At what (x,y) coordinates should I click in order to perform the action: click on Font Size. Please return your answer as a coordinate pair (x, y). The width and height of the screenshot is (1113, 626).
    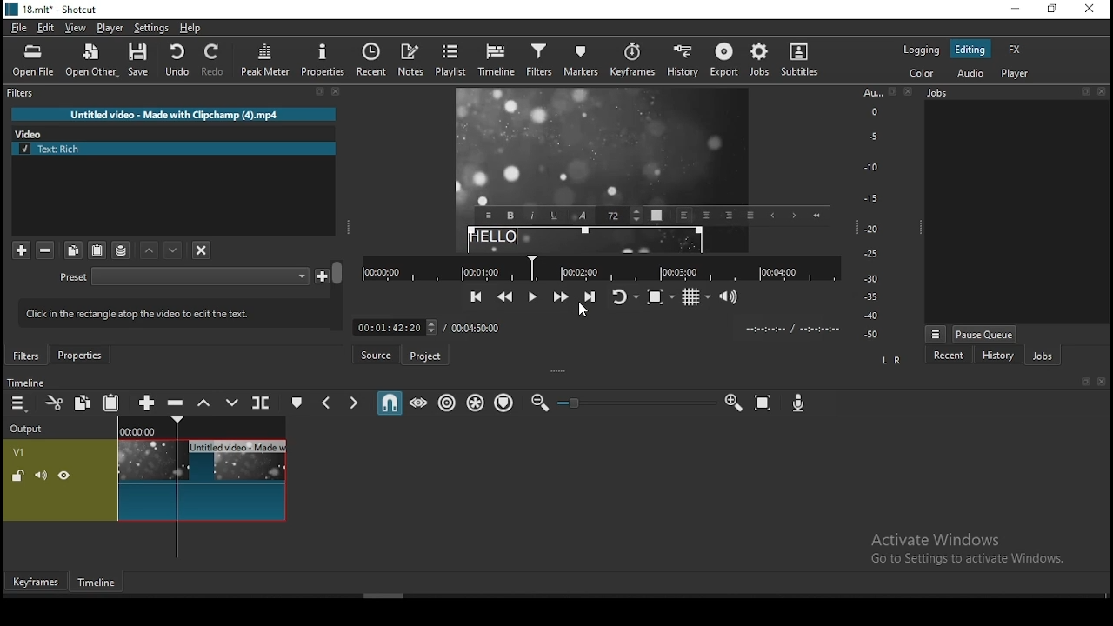
    Looking at the image, I should click on (621, 216).